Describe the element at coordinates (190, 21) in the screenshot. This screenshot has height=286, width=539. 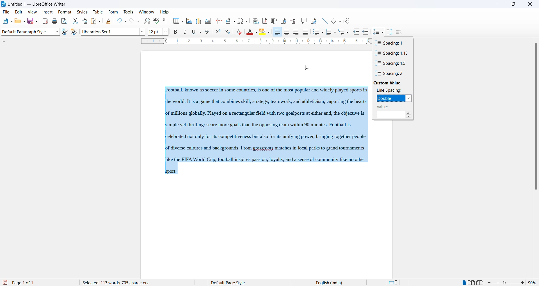
I see `insert images` at that location.